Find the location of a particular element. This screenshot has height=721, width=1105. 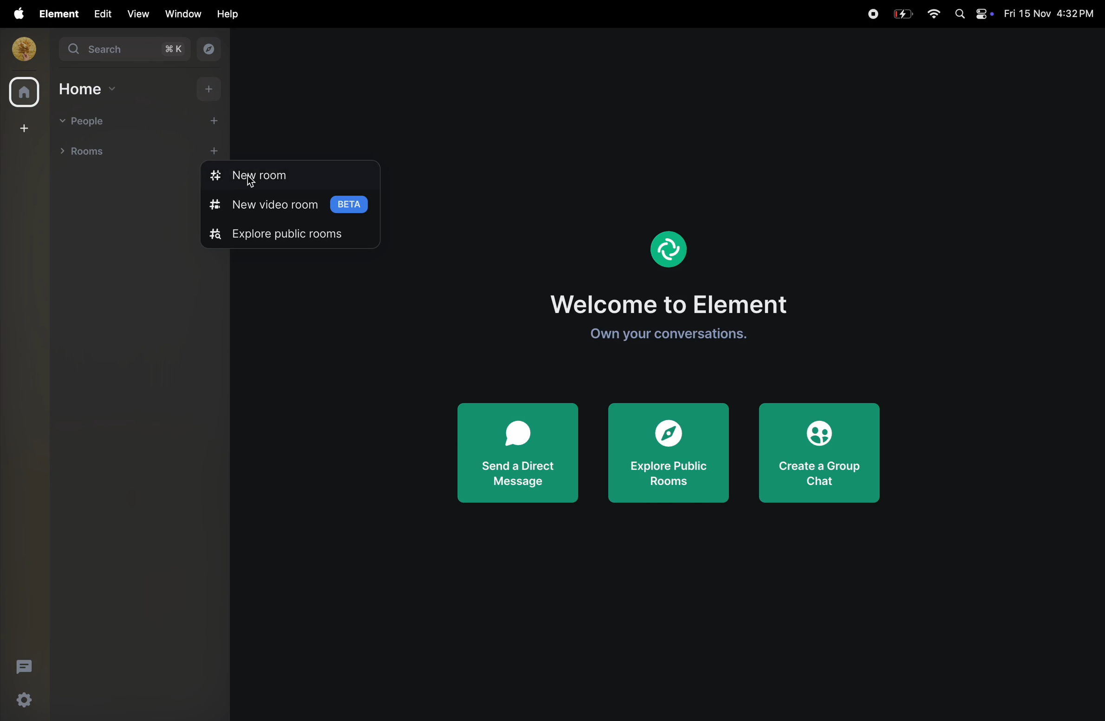

welcome to element  is located at coordinates (678, 301).